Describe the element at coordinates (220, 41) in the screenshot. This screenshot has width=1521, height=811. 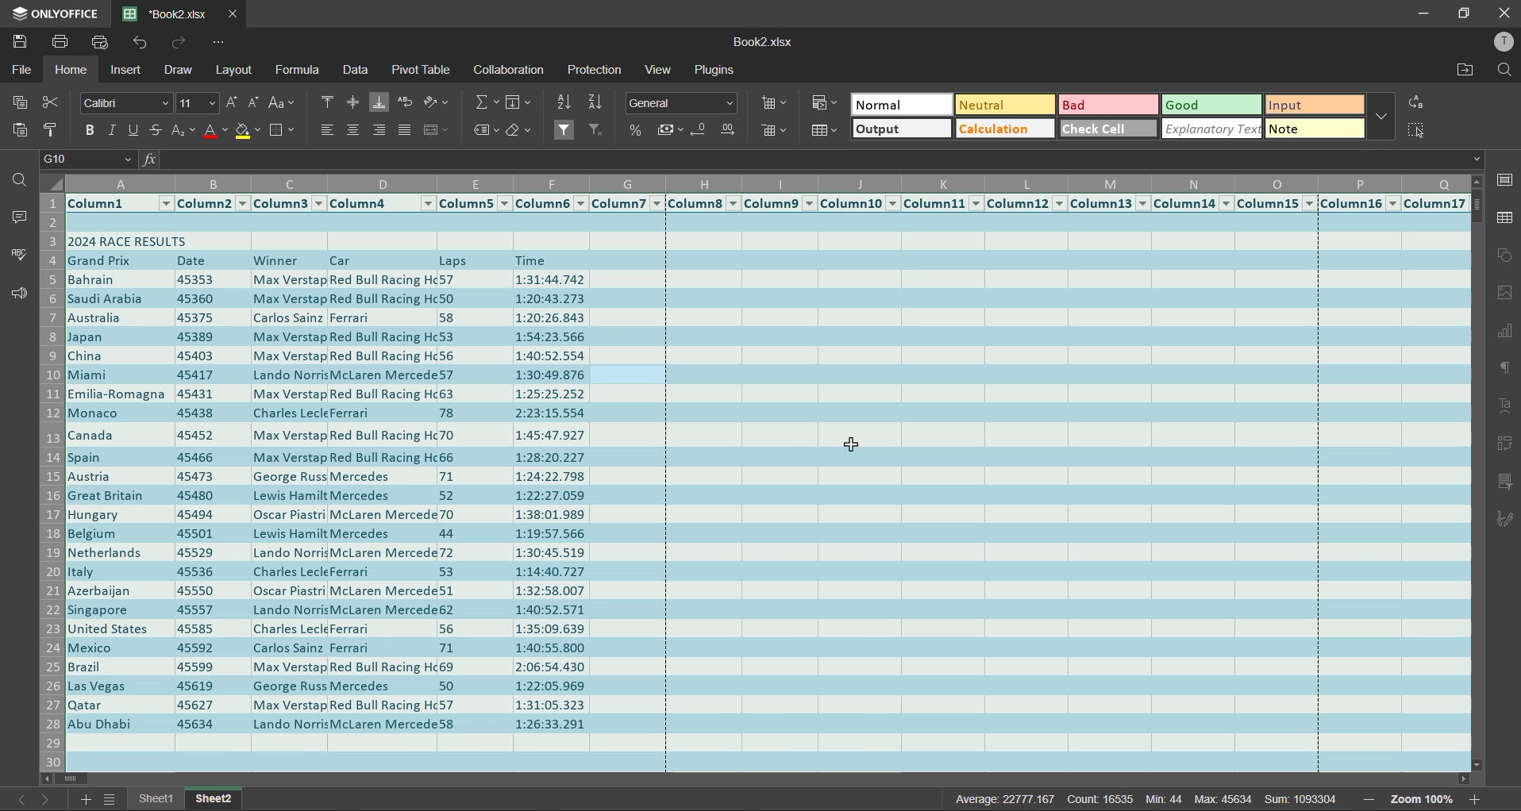
I see `customize quick access toolbar` at that location.